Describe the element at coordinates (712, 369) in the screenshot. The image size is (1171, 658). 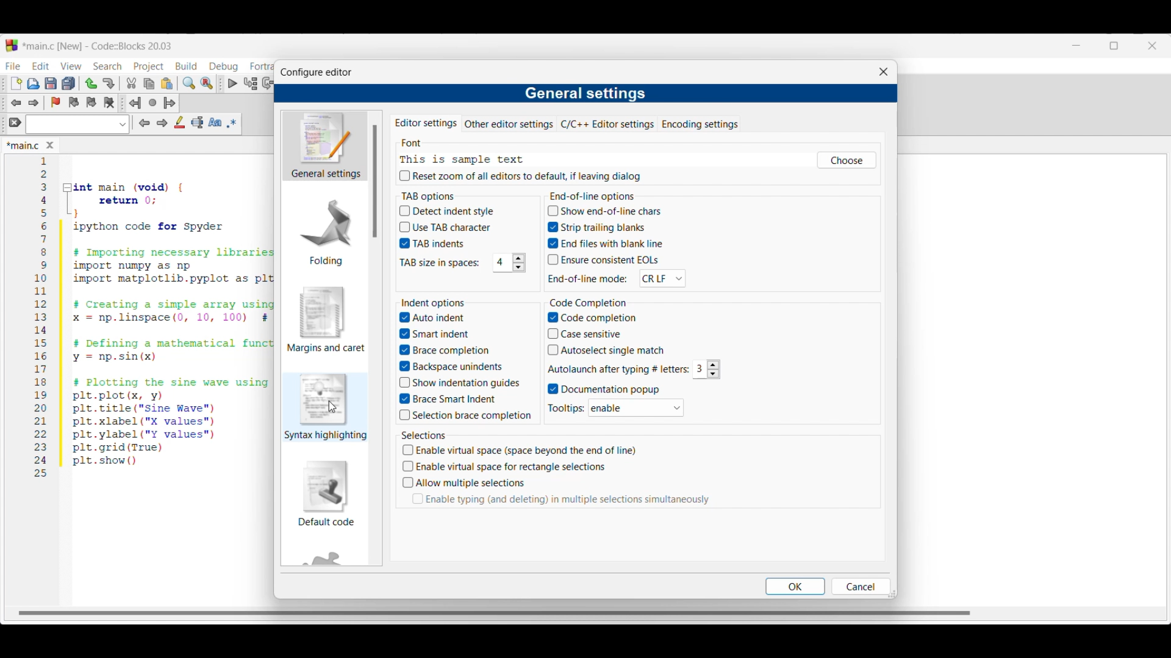
I see `Increase/Decrease number of letters` at that location.